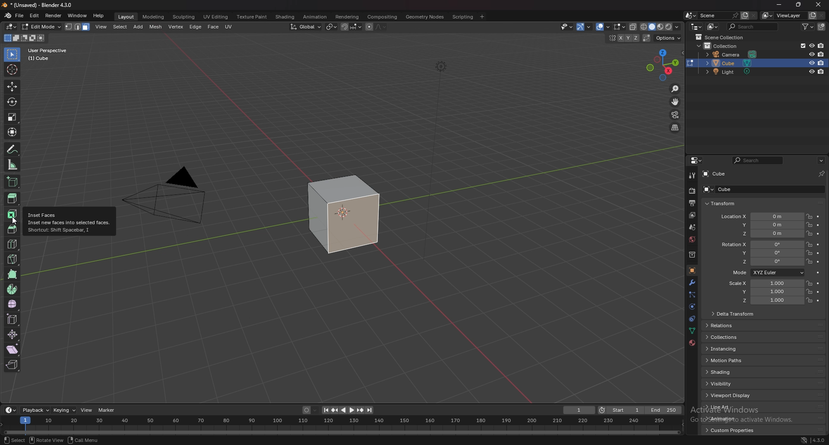 The width and height of the screenshot is (829, 445). What do you see at coordinates (809, 244) in the screenshot?
I see `lock` at bounding box center [809, 244].